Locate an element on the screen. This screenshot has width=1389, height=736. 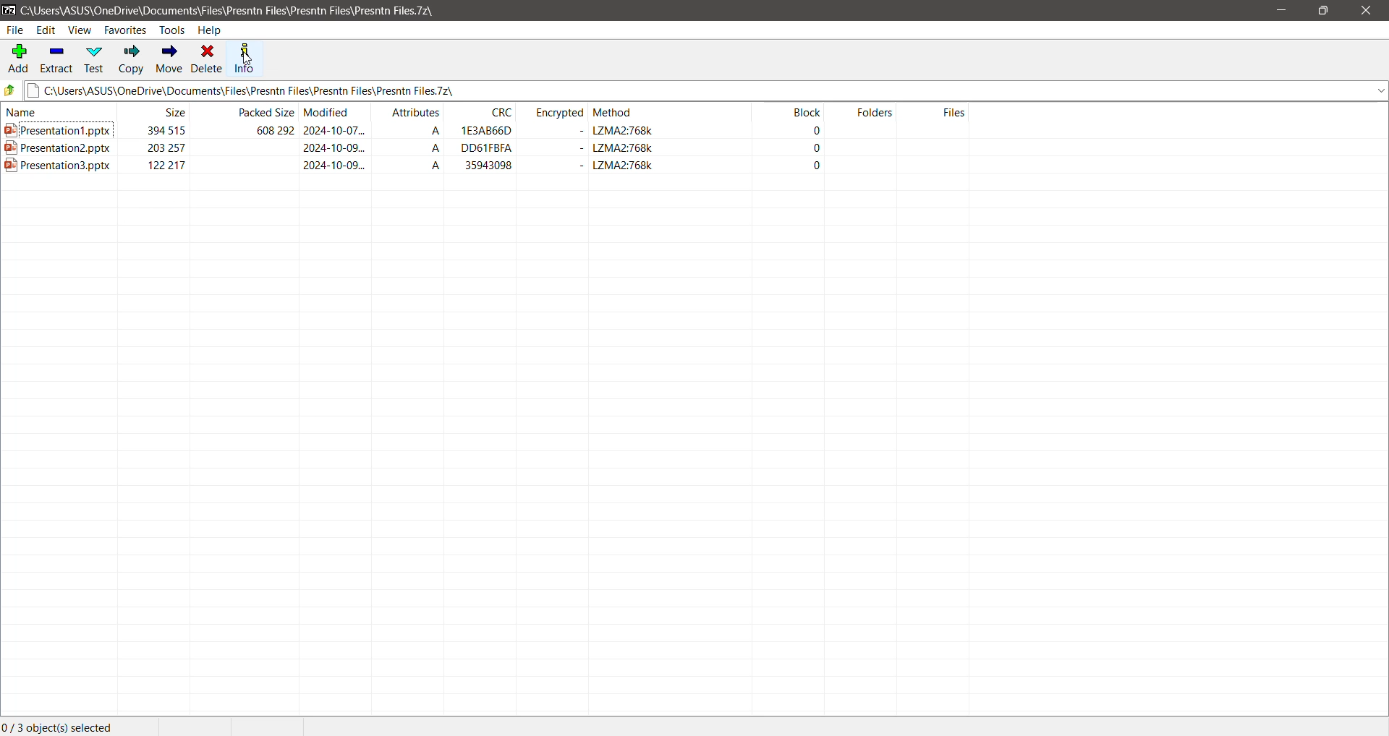
Encrypted is located at coordinates (561, 113).